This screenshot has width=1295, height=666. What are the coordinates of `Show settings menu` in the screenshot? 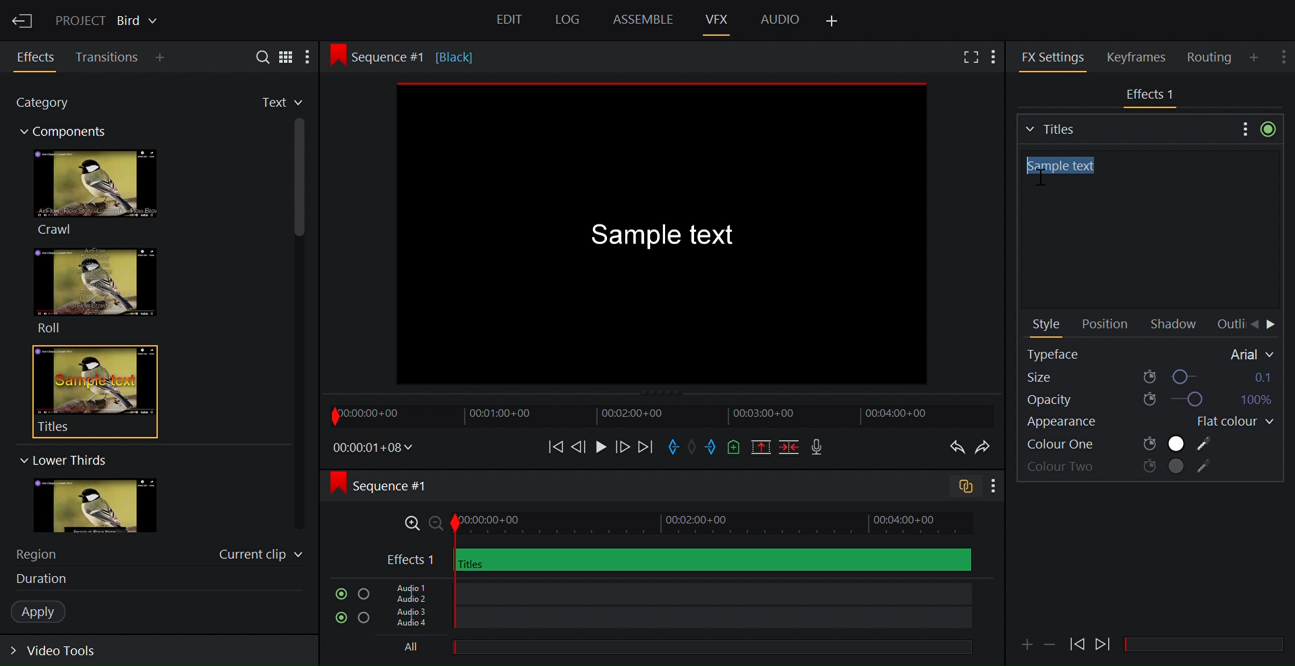 It's located at (992, 487).